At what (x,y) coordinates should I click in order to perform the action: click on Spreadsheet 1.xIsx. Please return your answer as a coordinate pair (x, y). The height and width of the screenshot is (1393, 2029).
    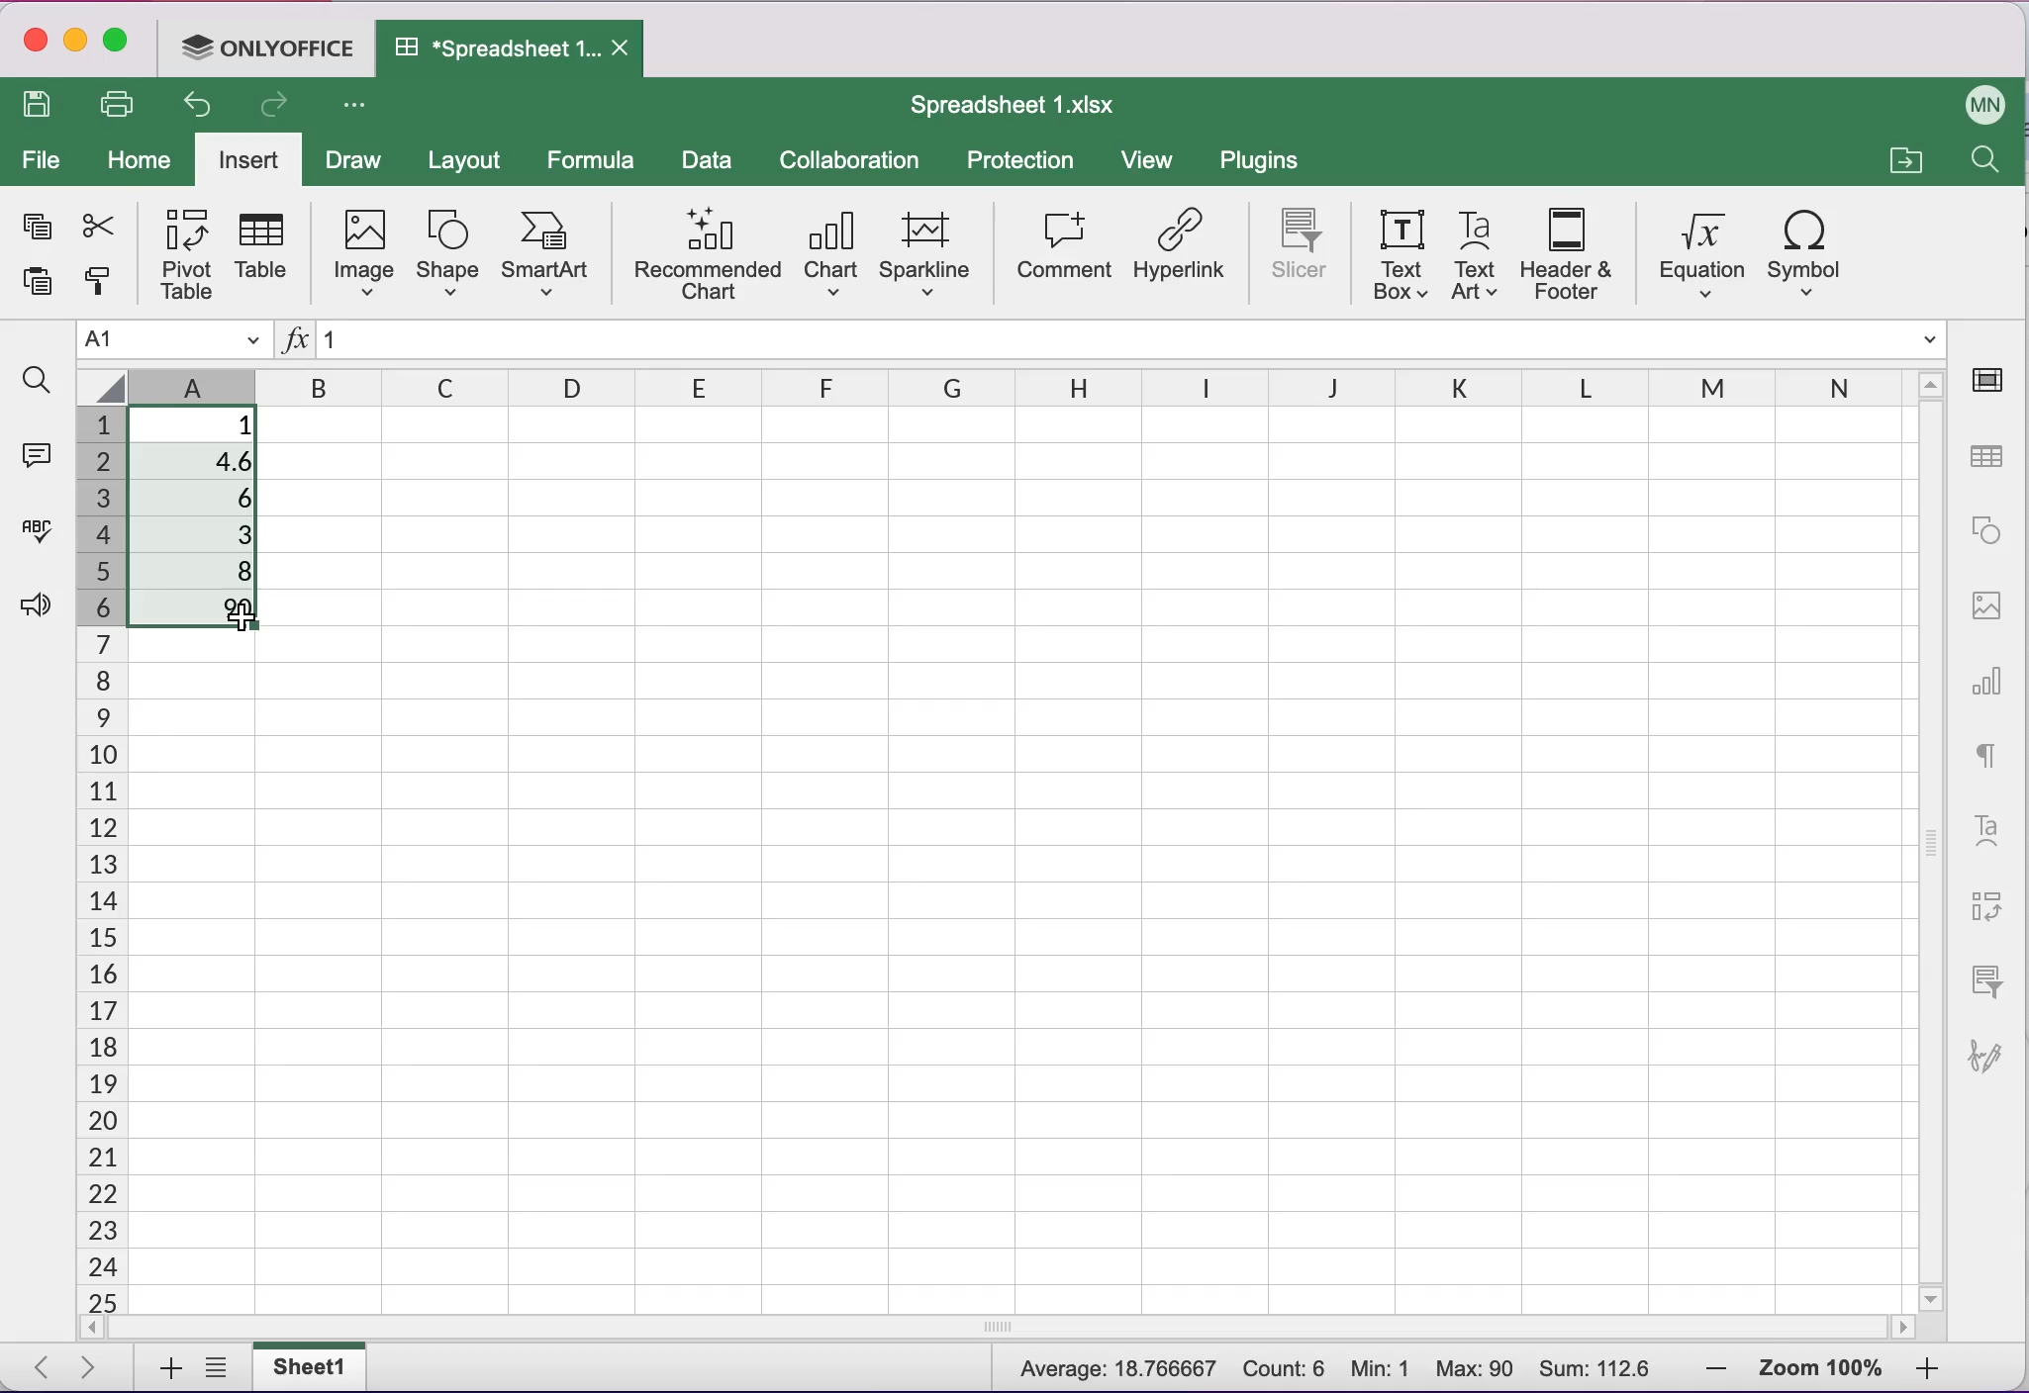
    Looking at the image, I should click on (499, 50).